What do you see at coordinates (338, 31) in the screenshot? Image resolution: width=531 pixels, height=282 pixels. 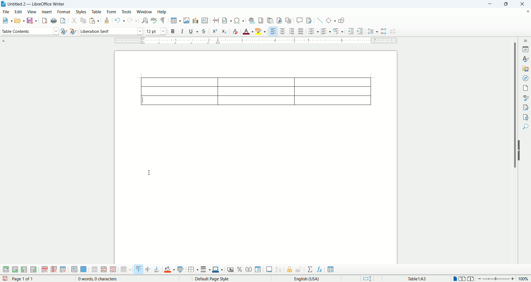 I see `format outline` at bounding box center [338, 31].